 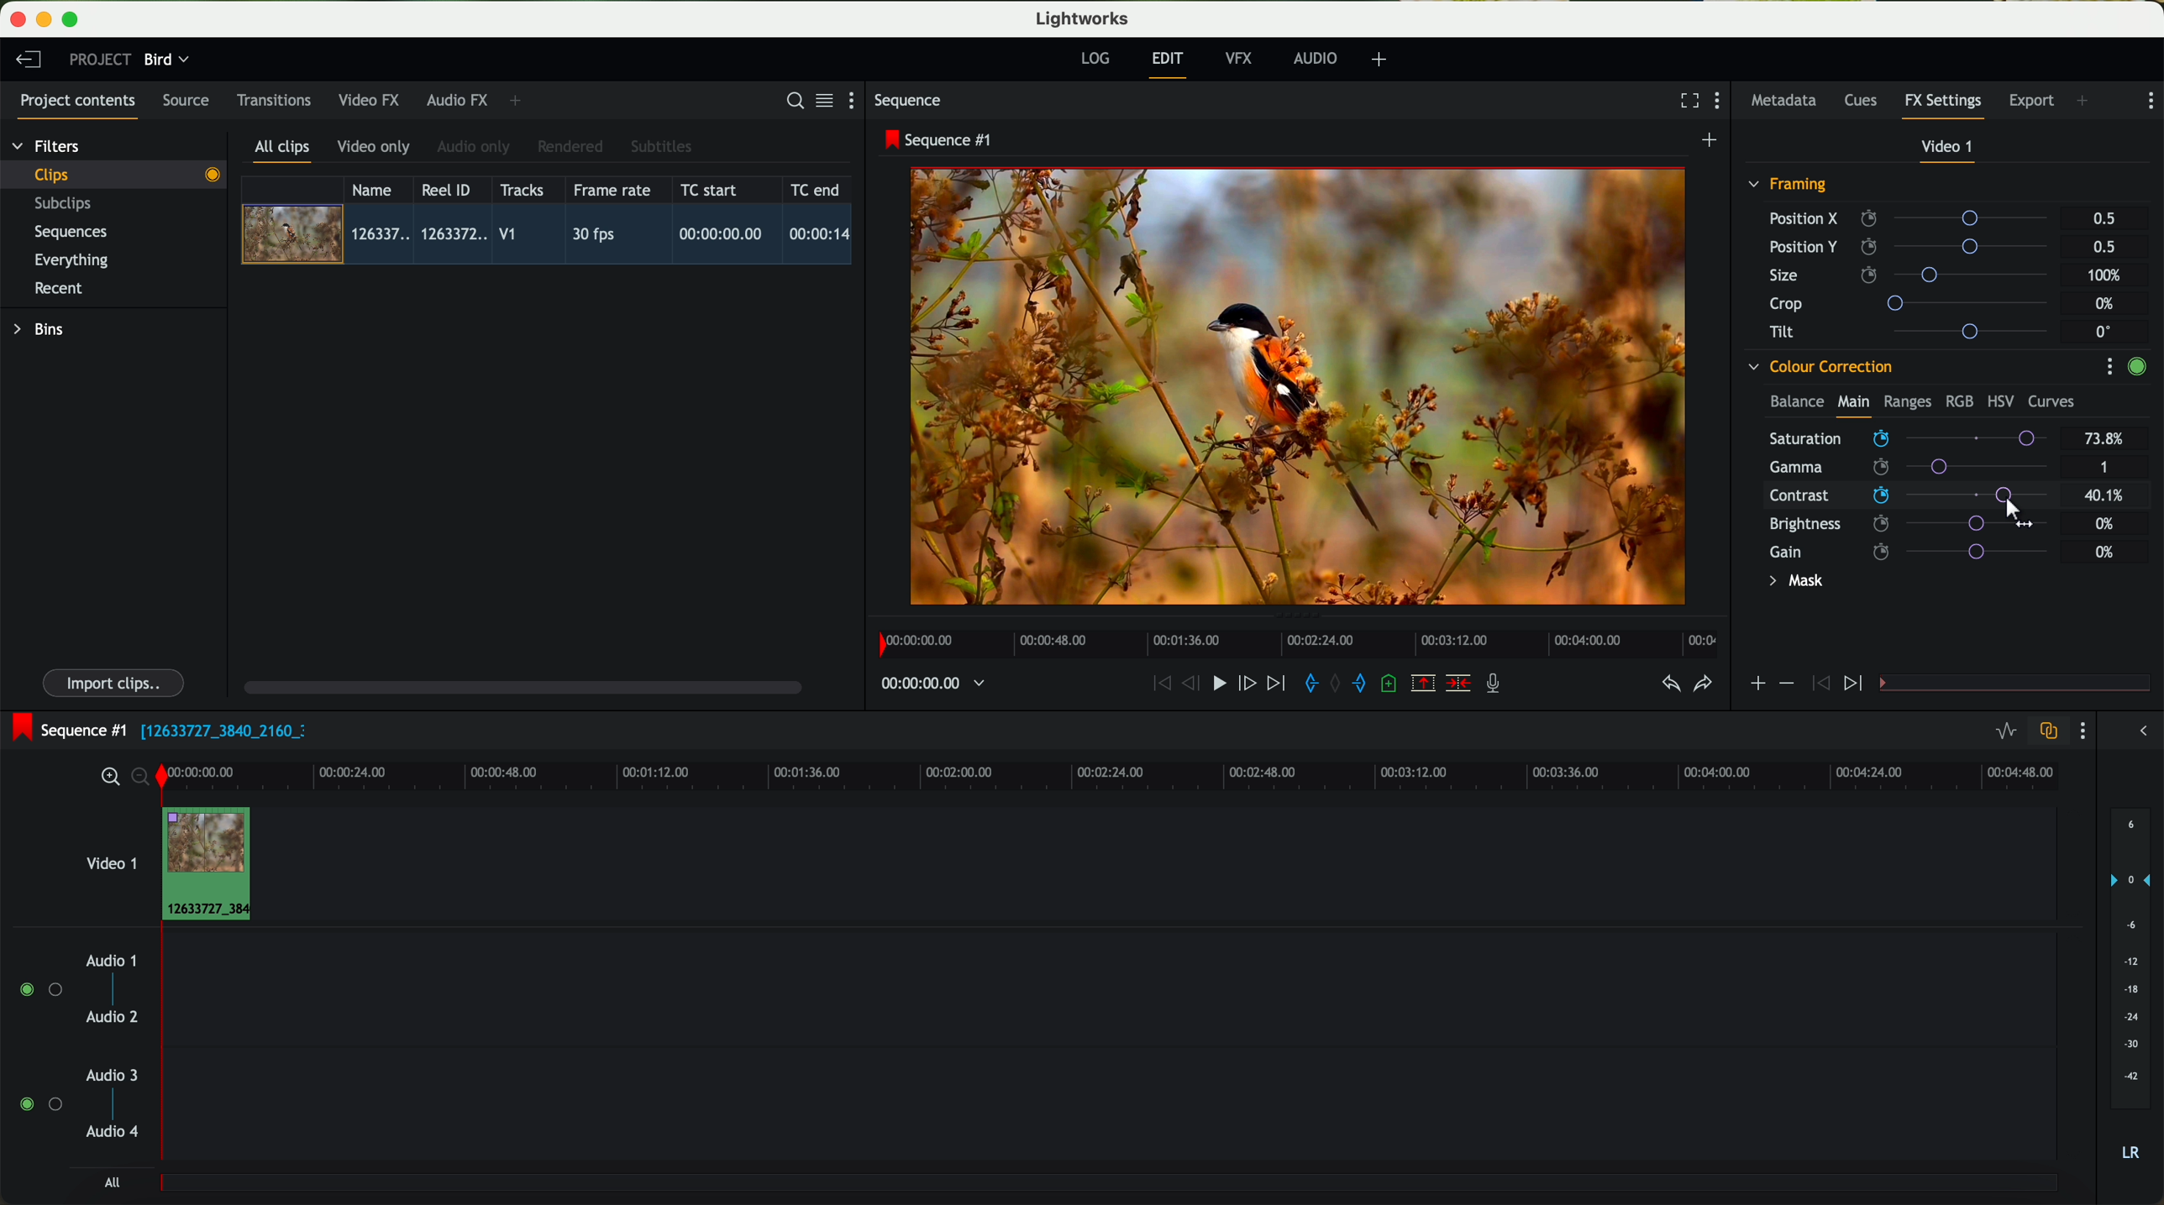 What do you see at coordinates (166, 60) in the screenshot?
I see `bird` at bounding box center [166, 60].